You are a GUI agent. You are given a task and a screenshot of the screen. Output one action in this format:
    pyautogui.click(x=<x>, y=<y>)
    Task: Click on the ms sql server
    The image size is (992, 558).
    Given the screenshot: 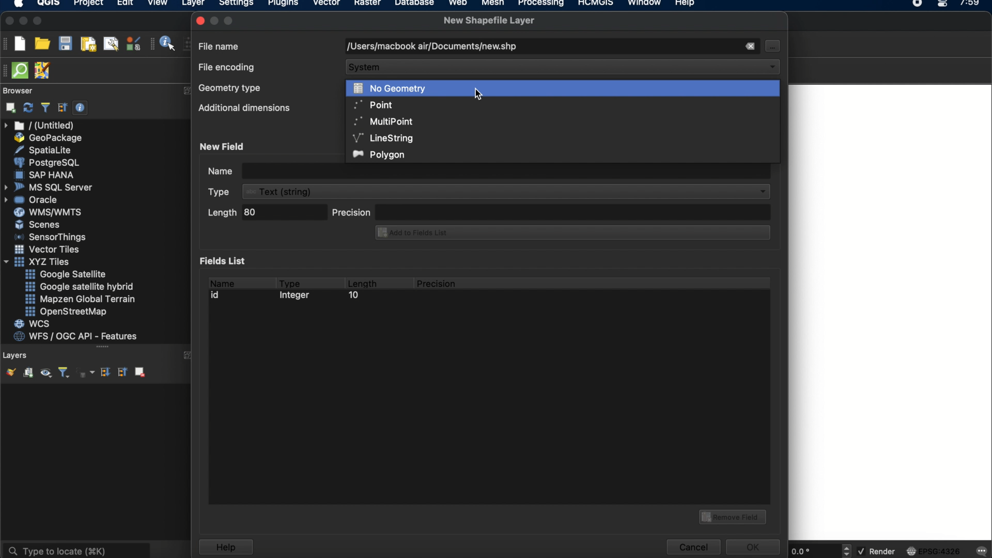 What is the action you would take?
    pyautogui.click(x=50, y=187)
    